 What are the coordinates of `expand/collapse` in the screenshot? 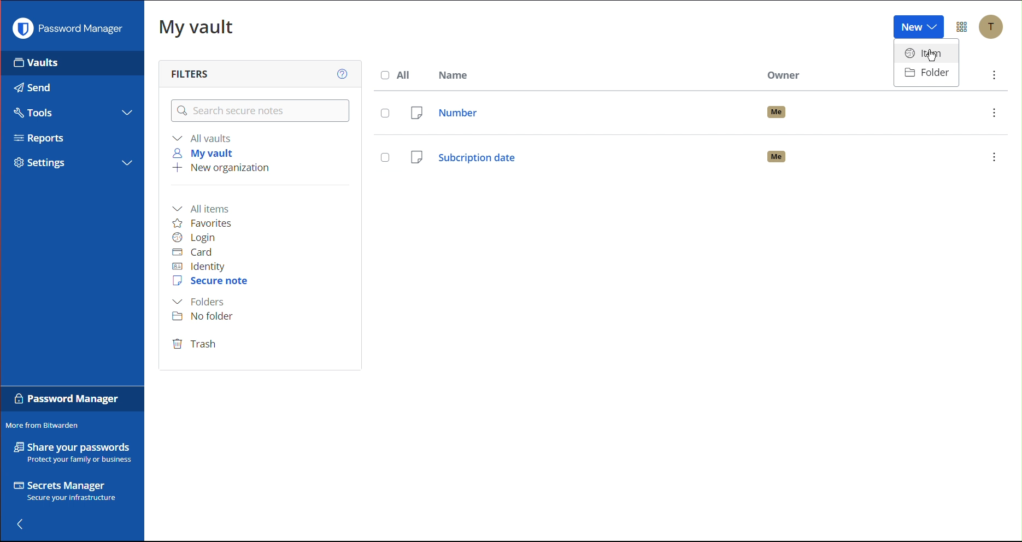 It's located at (128, 113).